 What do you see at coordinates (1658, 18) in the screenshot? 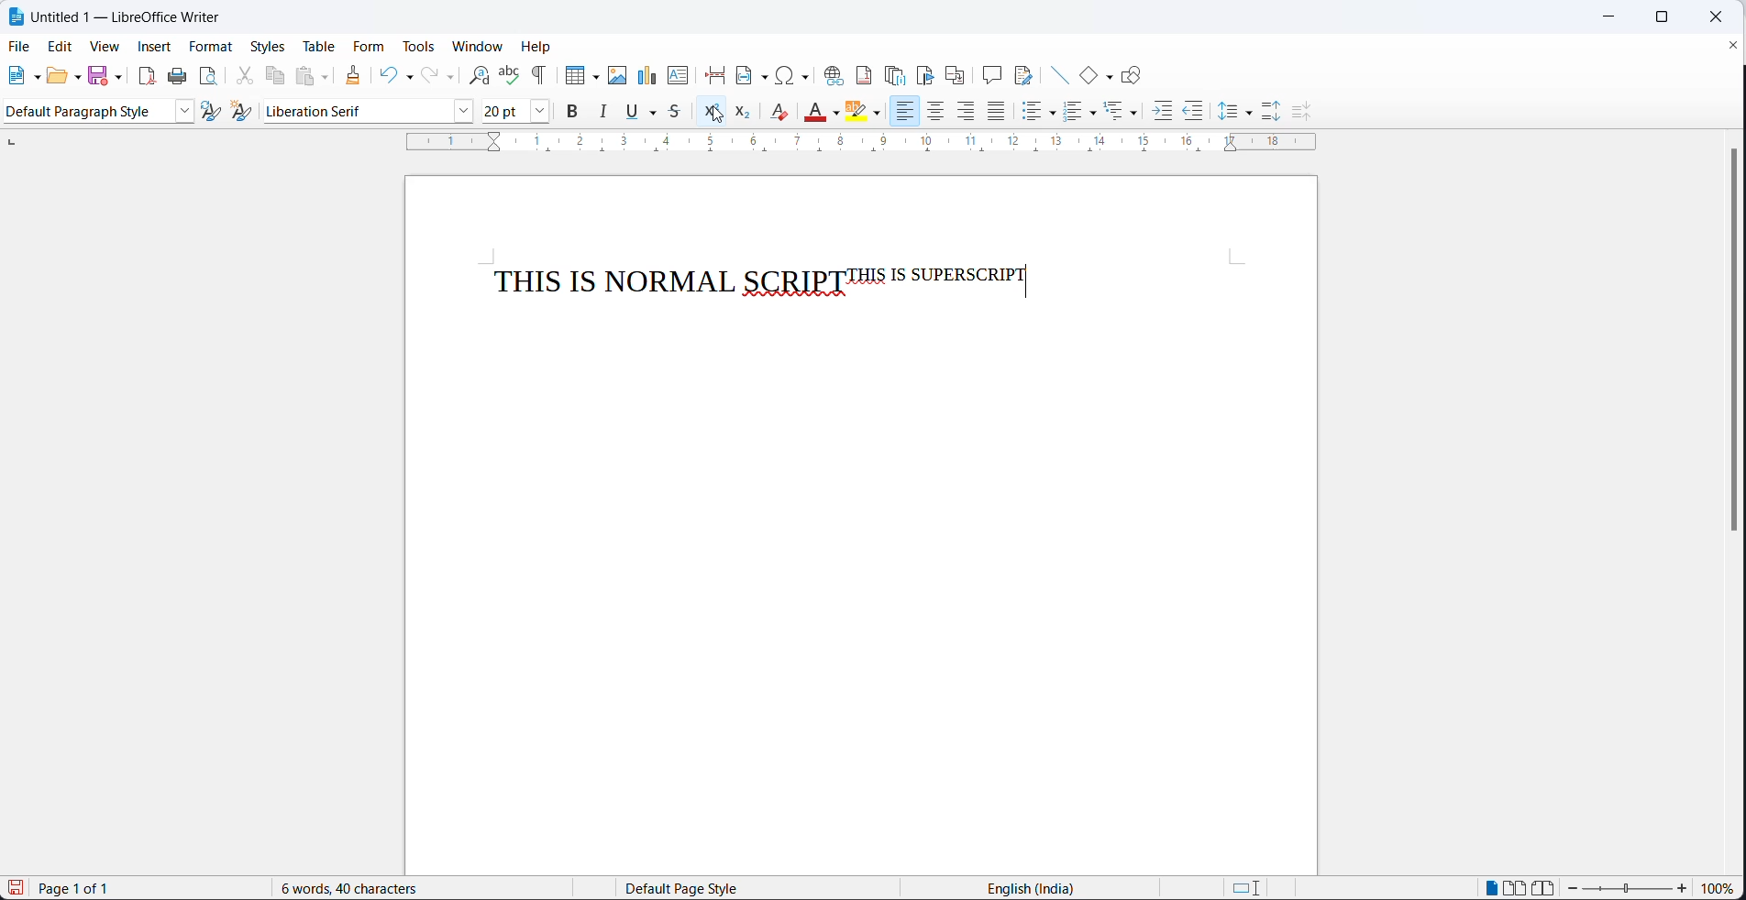
I see `maximize` at bounding box center [1658, 18].